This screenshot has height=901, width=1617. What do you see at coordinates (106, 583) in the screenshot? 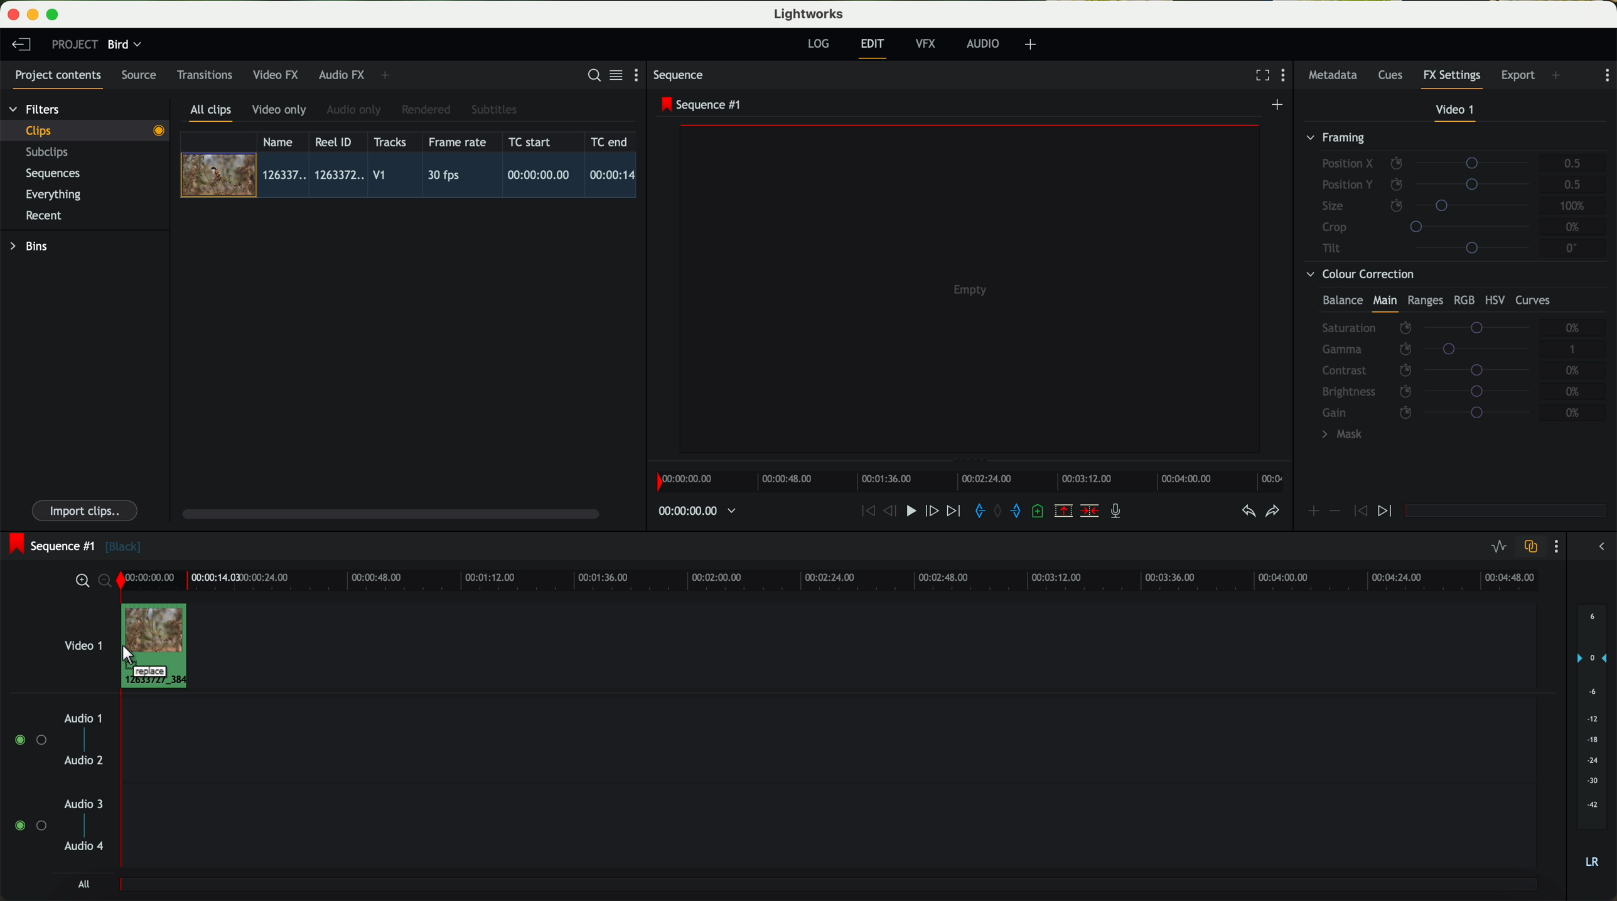
I see `zoom out` at bounding box center [106, 583].